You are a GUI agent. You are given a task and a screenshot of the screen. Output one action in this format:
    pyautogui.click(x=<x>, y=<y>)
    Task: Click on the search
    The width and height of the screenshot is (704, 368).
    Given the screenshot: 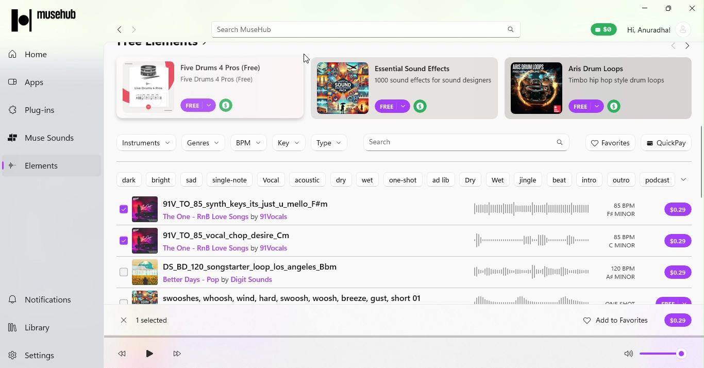 What is the action you would take?
    pyautogui.click(x=511, y=29)
    